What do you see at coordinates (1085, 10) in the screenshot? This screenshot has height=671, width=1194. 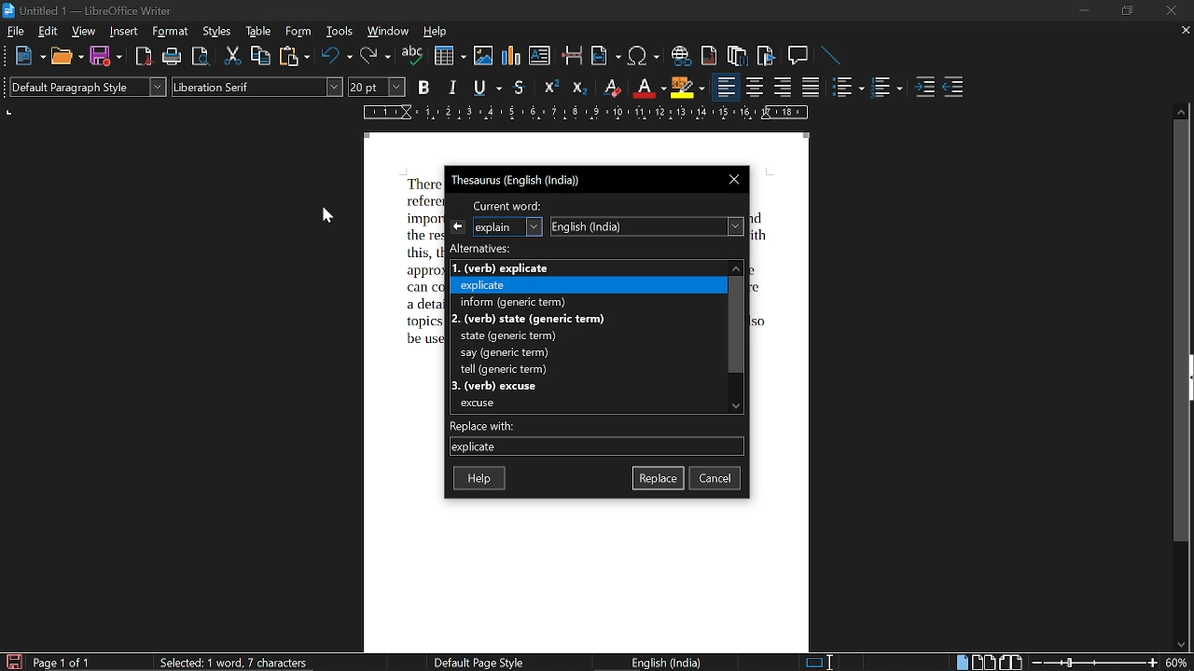 I see `minimize` at bounding box center [1085, 10].